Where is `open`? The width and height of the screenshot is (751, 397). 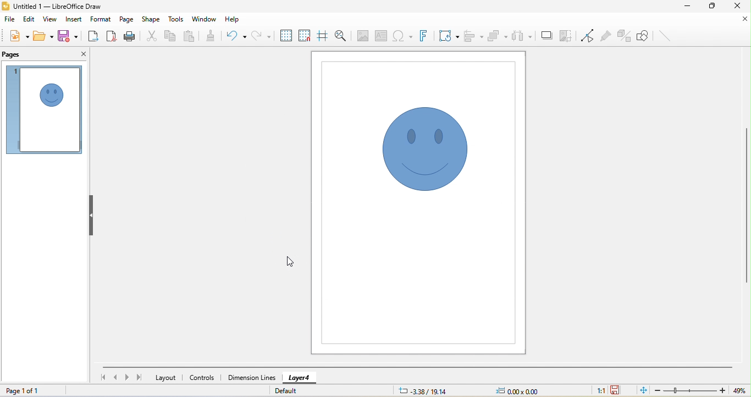 open is located at coordinates (43, 36).